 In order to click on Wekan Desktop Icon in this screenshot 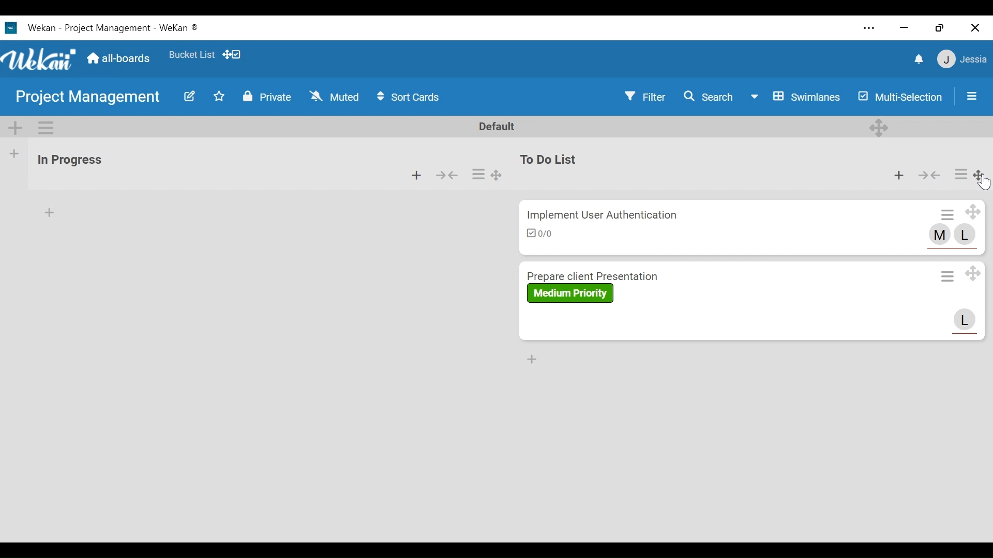, I will do `click(12, 29)`.